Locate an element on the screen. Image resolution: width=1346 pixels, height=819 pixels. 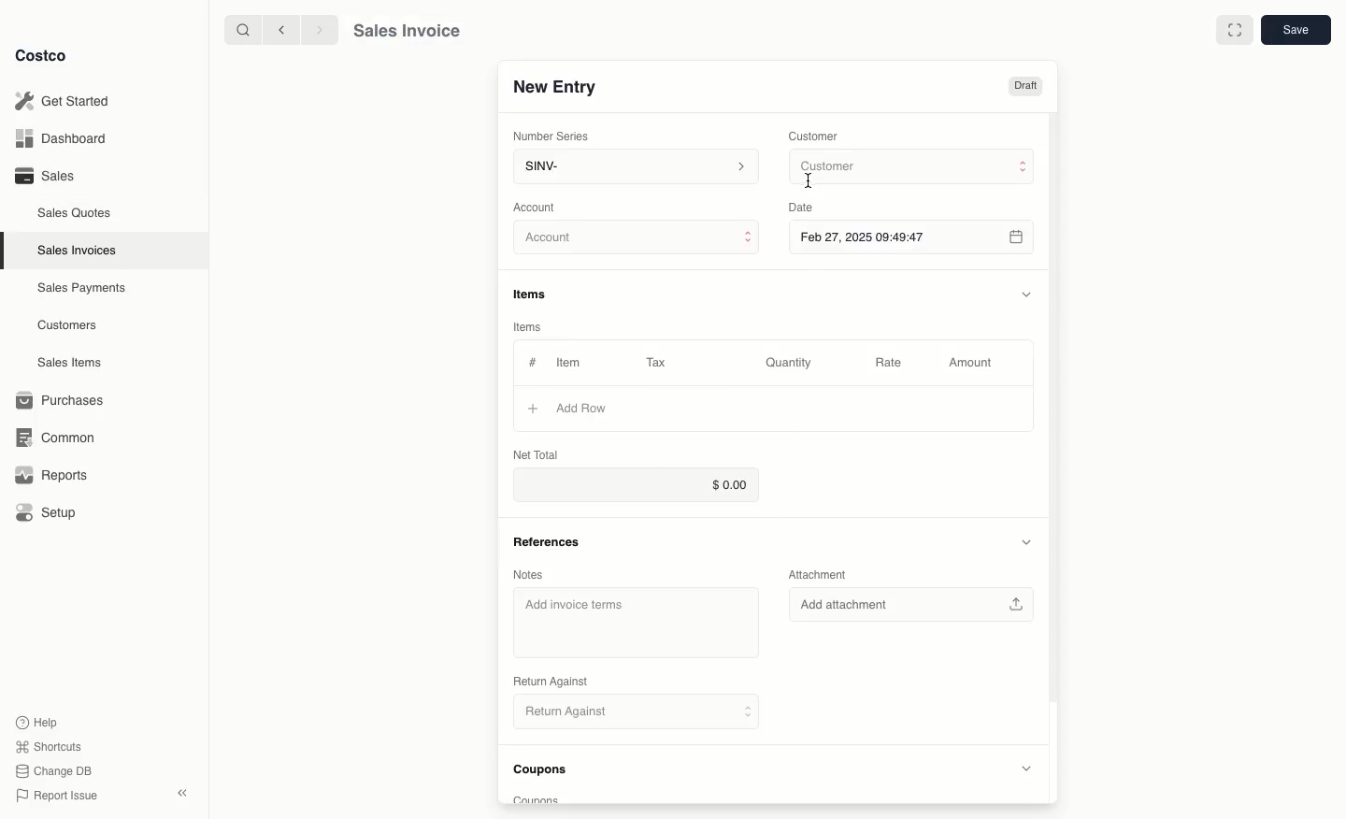
Purchases is located at coordinates (61, 400).